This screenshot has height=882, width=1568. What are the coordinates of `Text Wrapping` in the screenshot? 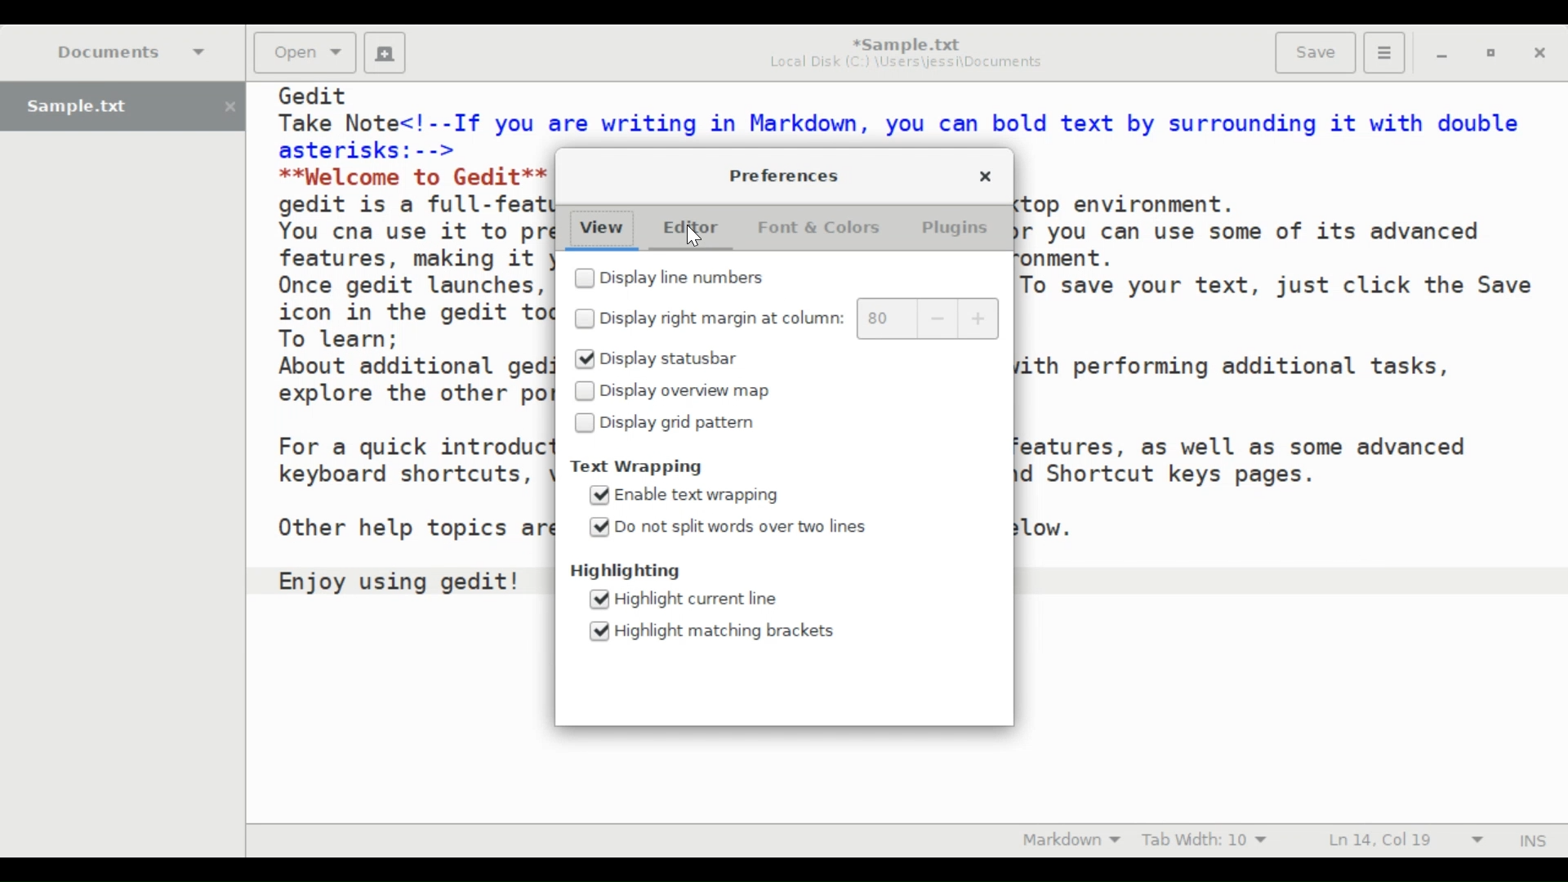 It's located at (645, 468).